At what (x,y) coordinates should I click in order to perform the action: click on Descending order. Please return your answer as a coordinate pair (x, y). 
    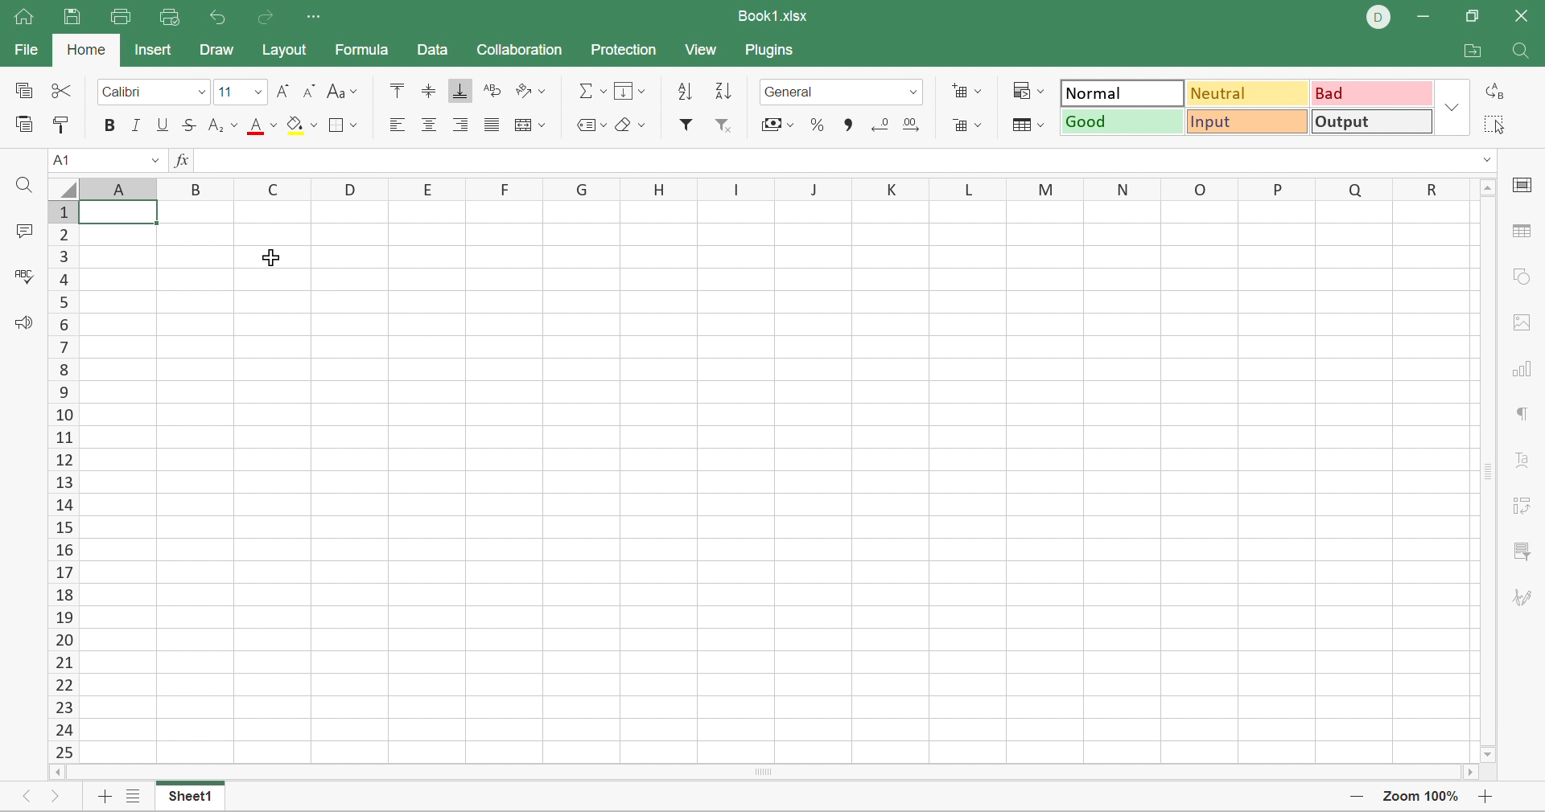
    Looking at the image, I should click on (722, 91).